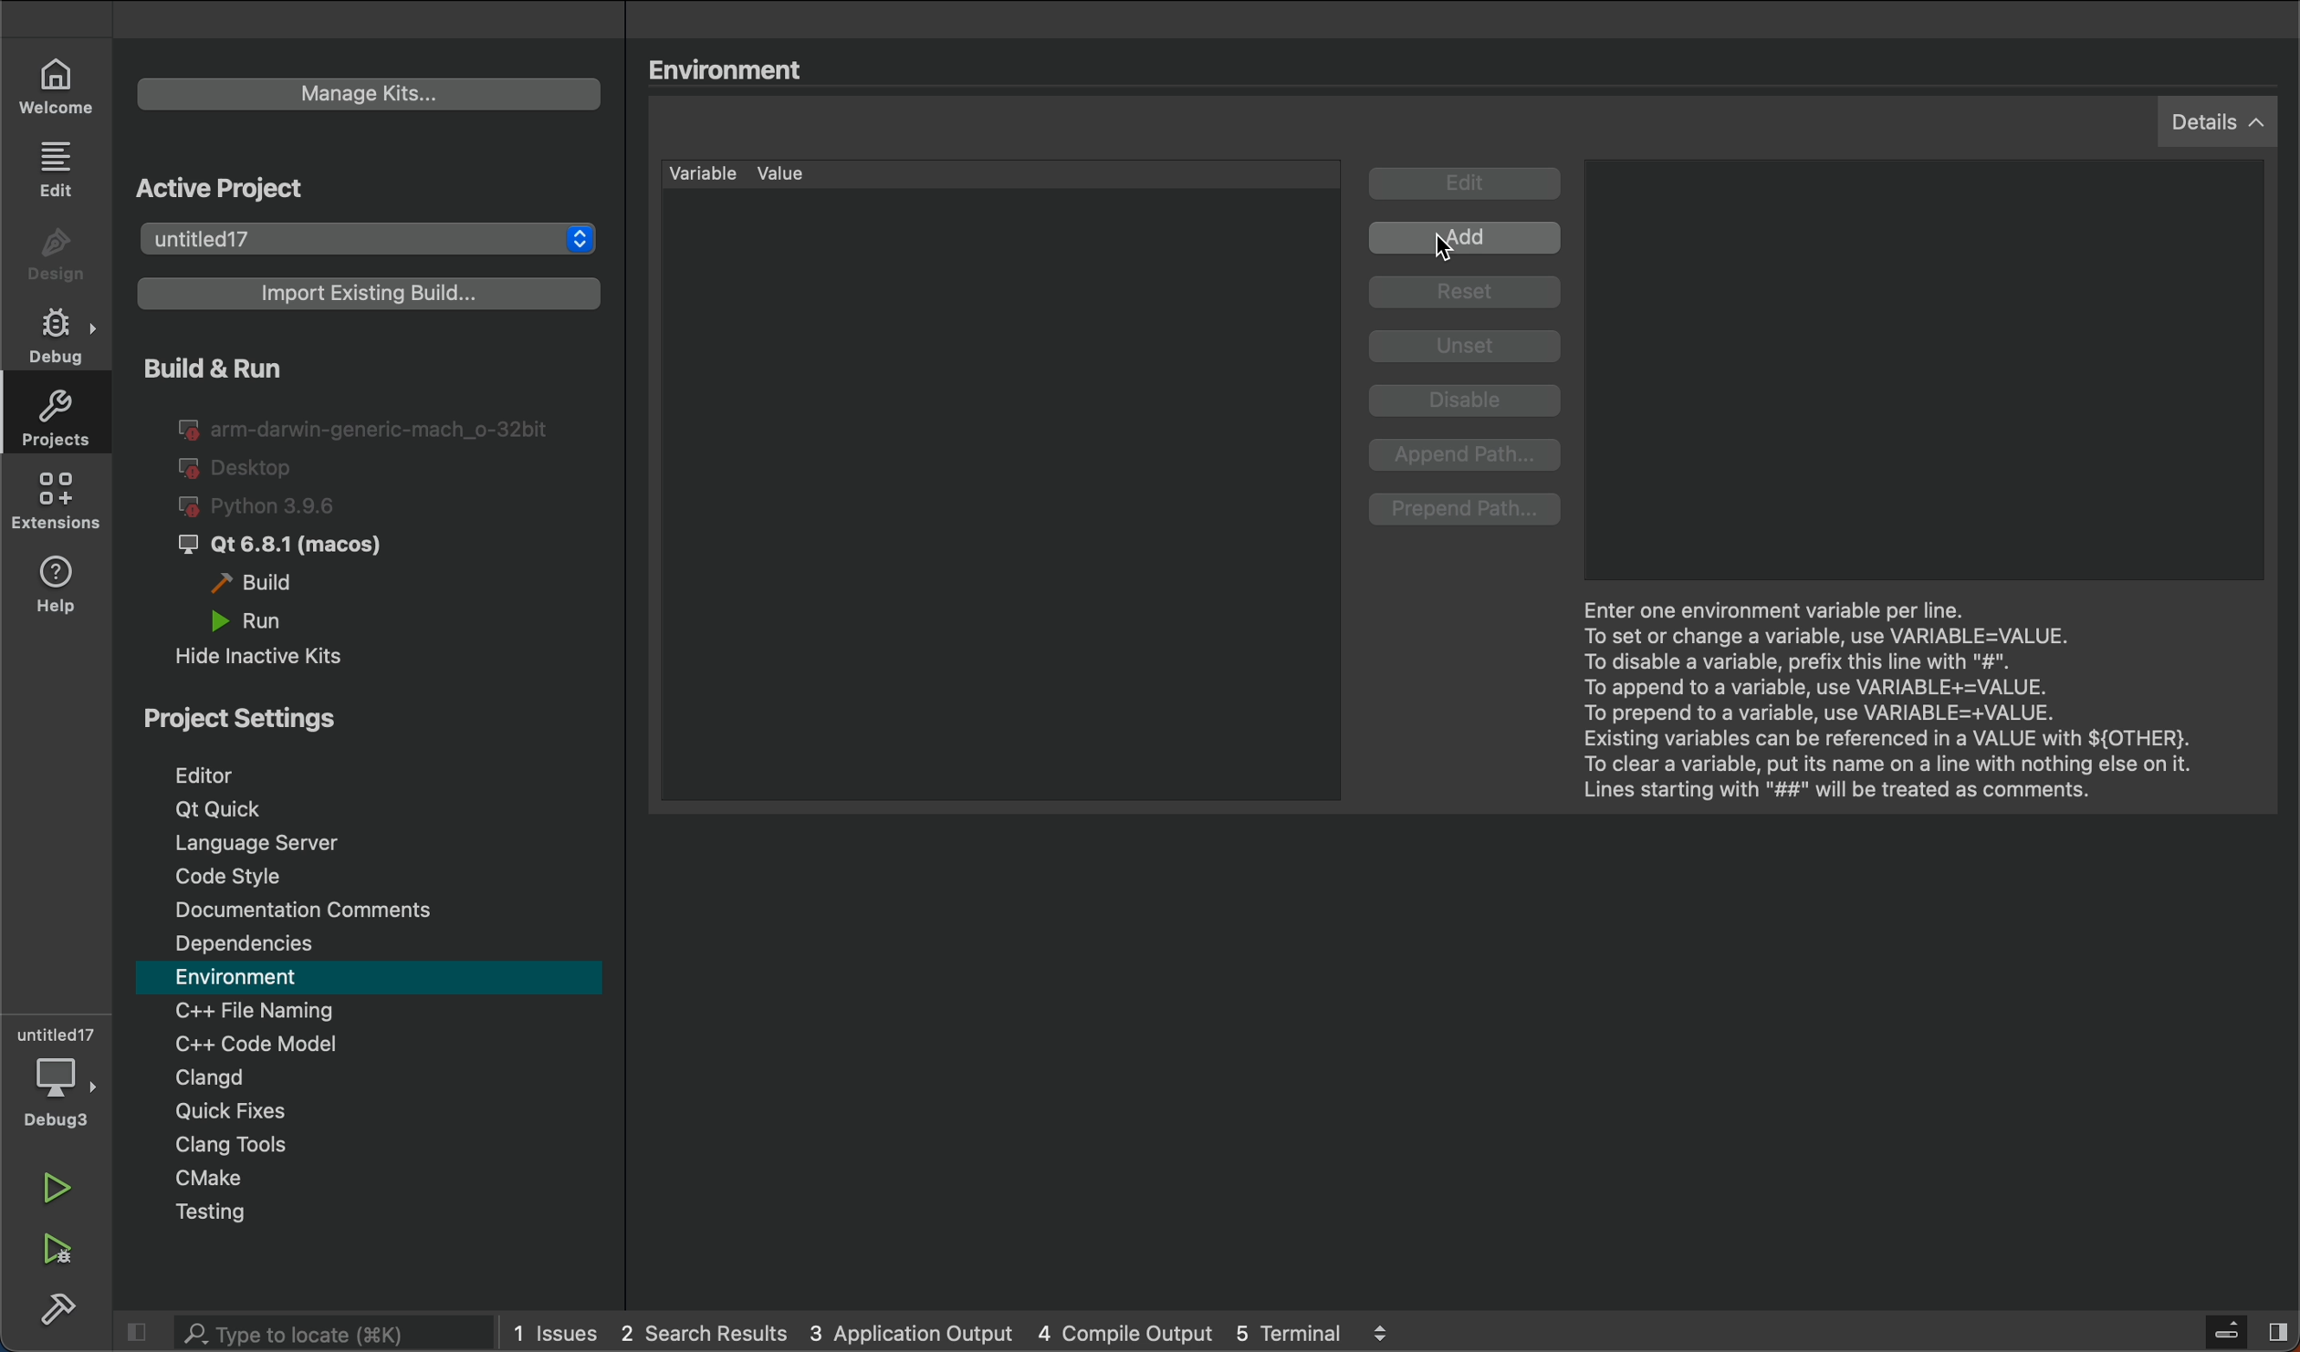 The width and height of the screenshot is (2300, 1352). What do you see at coordinates (297, 1332) in the screenshot?
I see `search` at bounding box center [297, 1332].